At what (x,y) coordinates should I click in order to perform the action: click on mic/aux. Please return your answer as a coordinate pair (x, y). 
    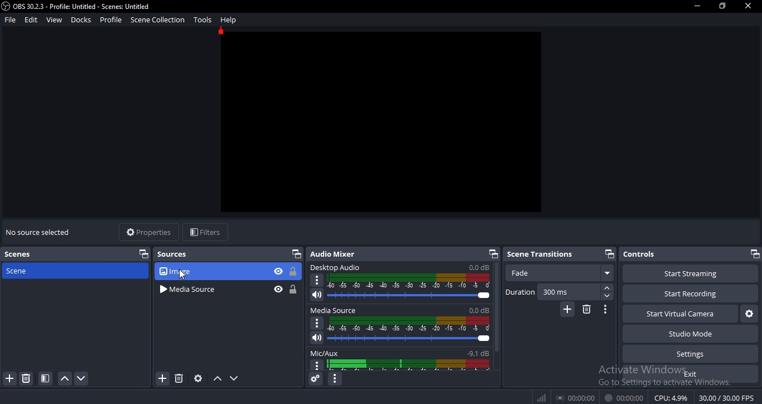
    Looking at the image, I should click on (400, 352).